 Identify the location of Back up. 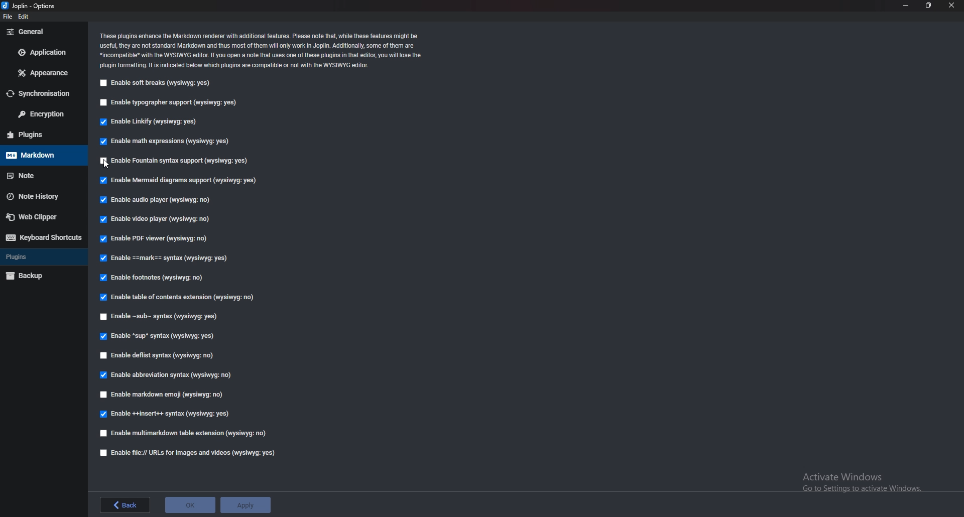
(40, 276).